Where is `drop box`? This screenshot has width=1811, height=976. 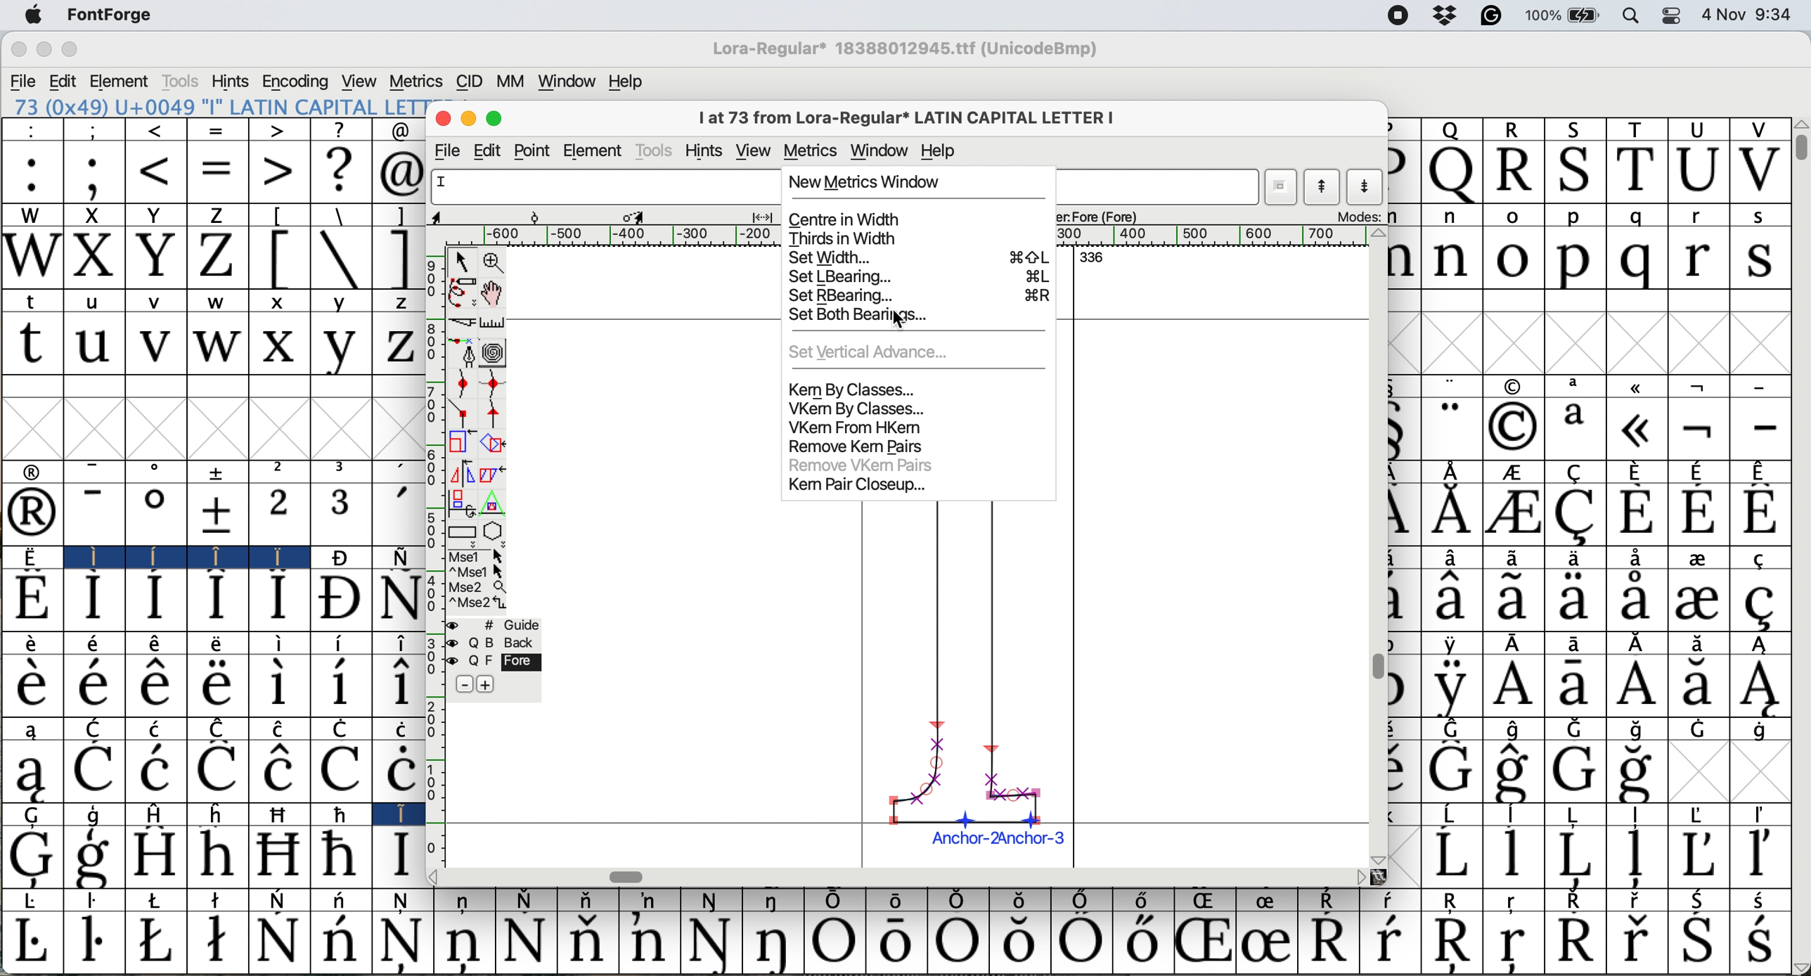
drop box is located at coordinates (1445, 17).